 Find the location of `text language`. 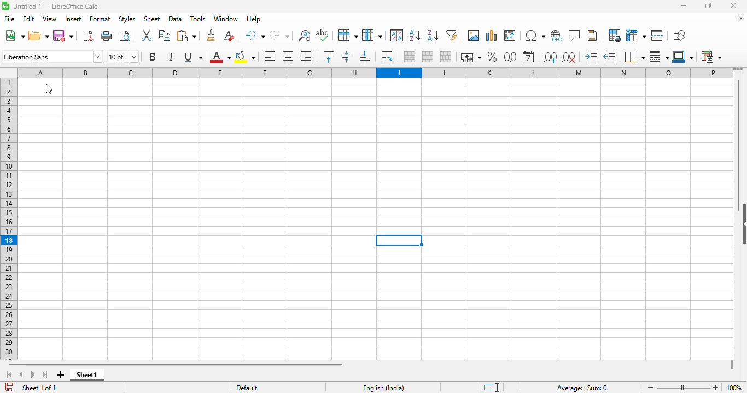

text language is located at coordinates (383, 388).